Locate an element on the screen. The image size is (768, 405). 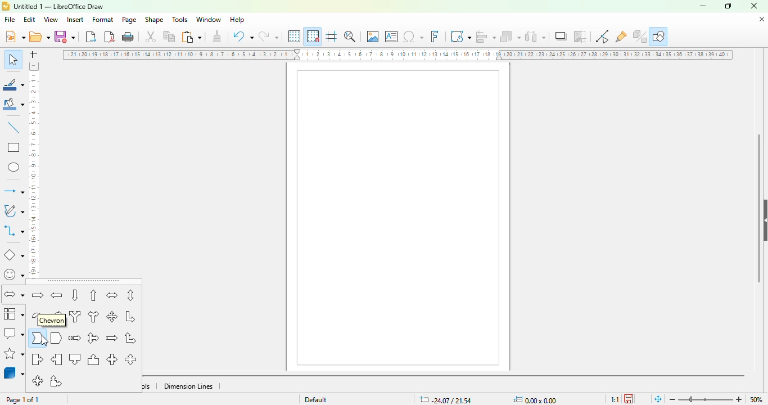
insert image is located at coordinates (373, 36).